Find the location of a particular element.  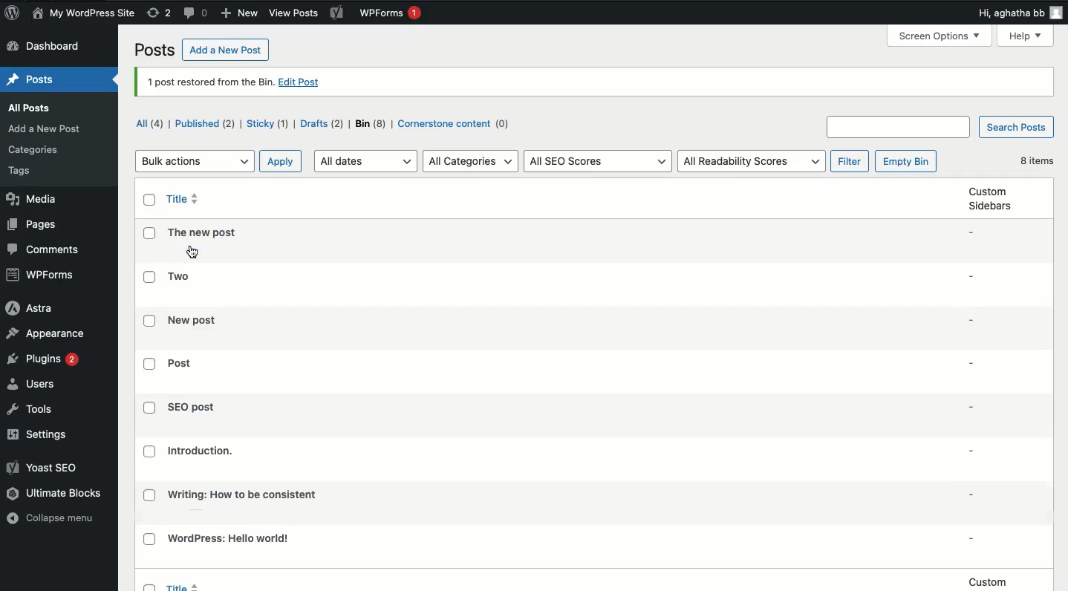

all posts is located at coordinates (30, 108).